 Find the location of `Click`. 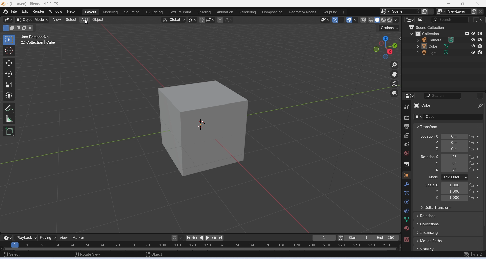

Click is located at coordinates (386, 47).